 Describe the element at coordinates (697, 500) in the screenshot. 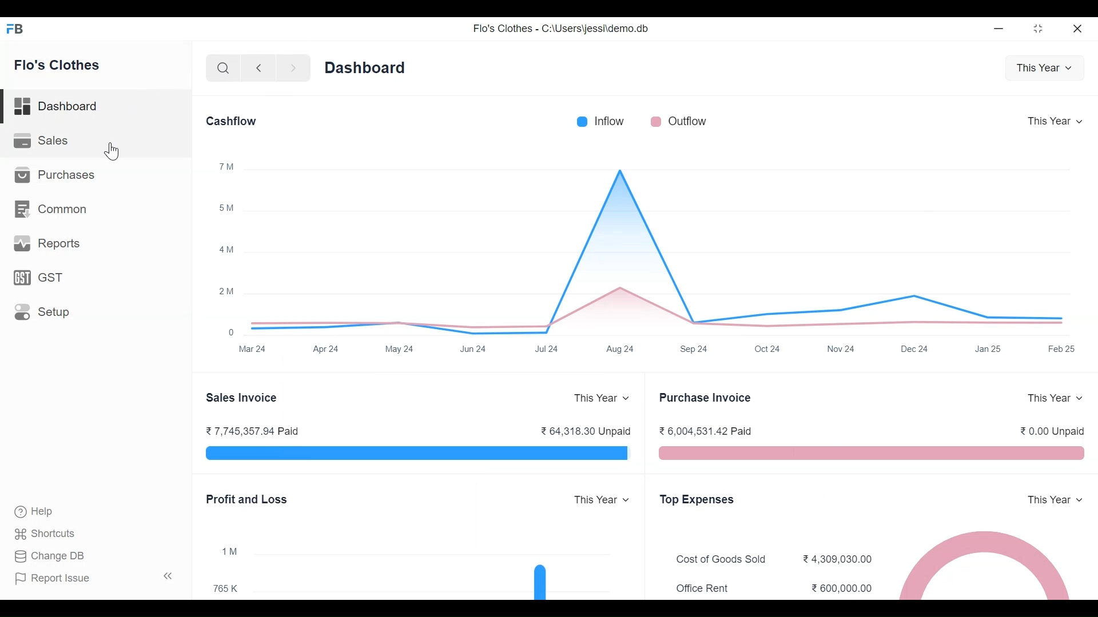

I see `Top Expenses` at that location.